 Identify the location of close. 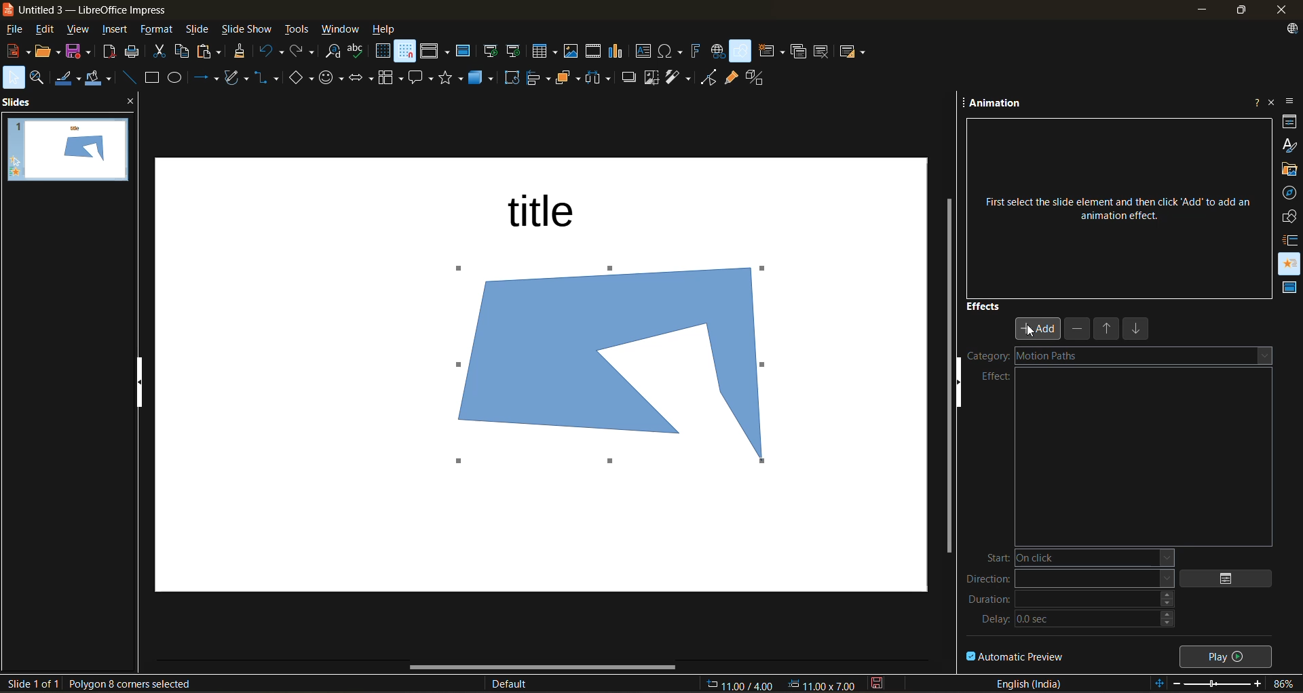
(1284, 11).